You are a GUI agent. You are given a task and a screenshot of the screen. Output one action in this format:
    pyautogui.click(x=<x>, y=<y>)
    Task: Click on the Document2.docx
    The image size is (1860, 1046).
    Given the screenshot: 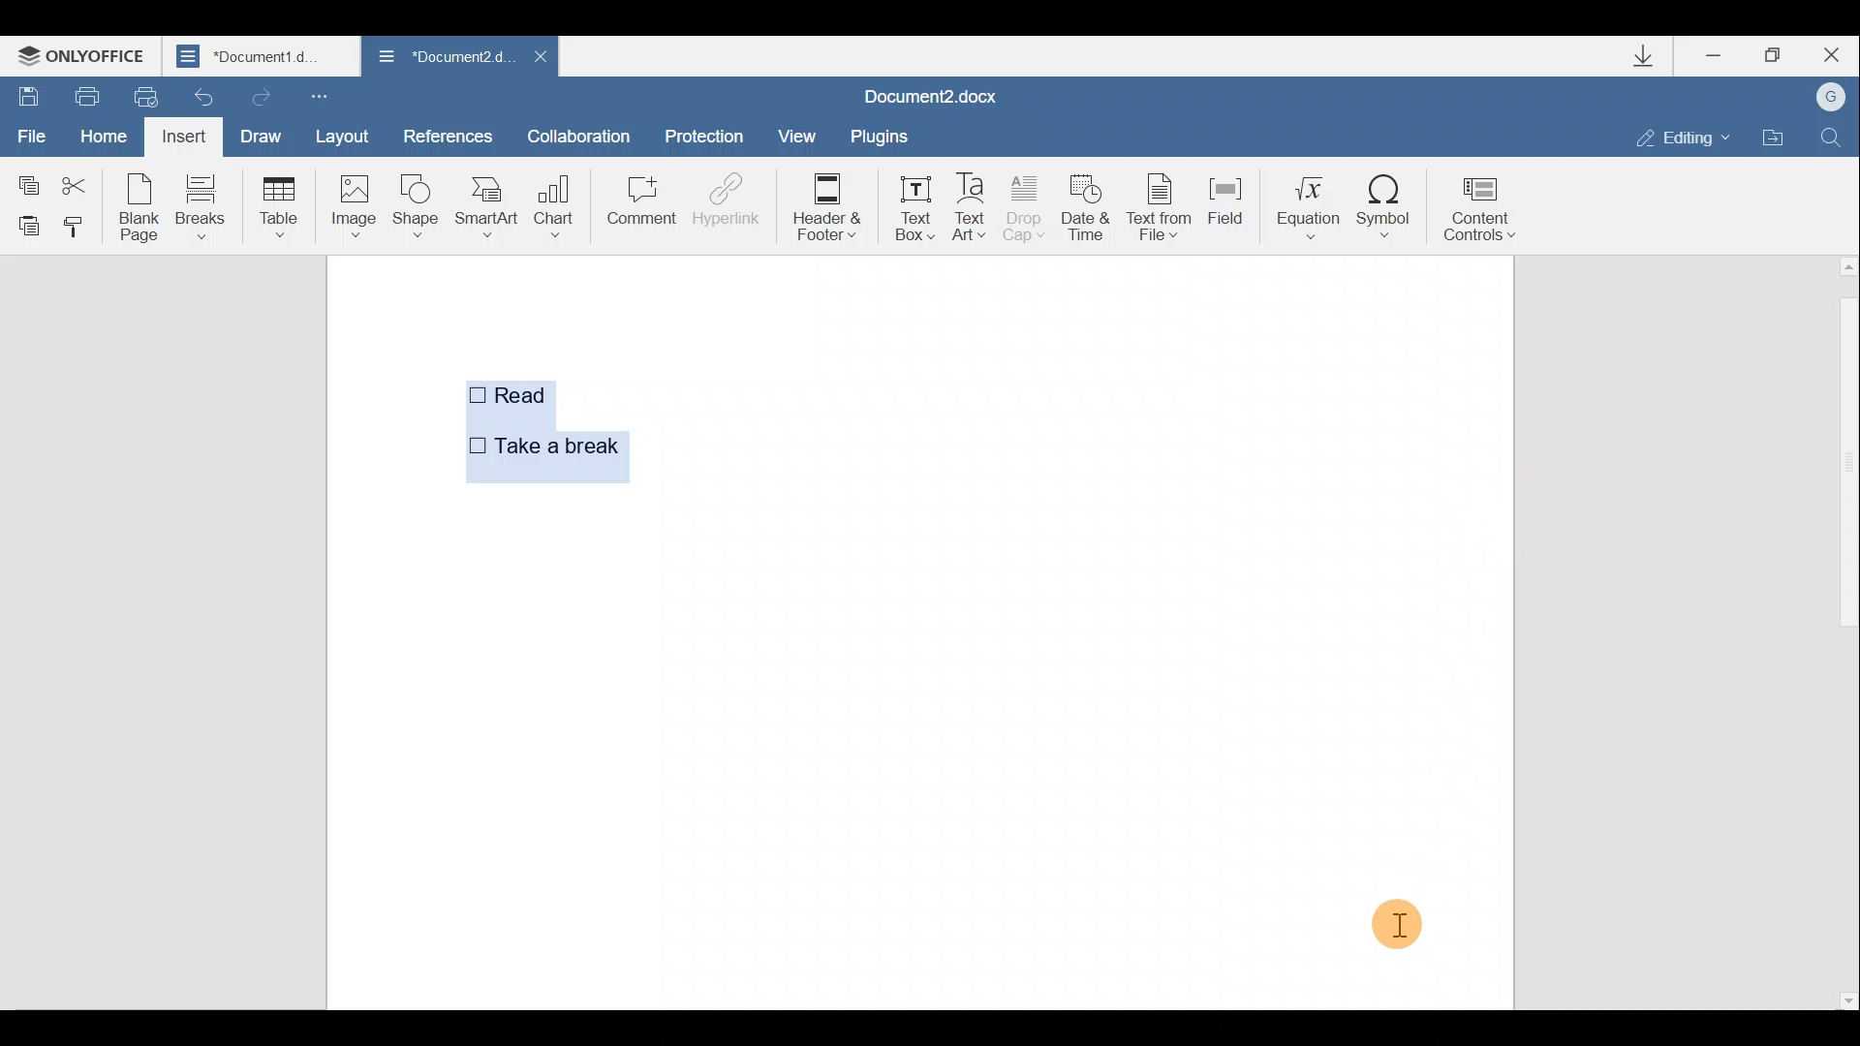 What is the action you would take?
    pyautogui.click(x=931, y=96)
    